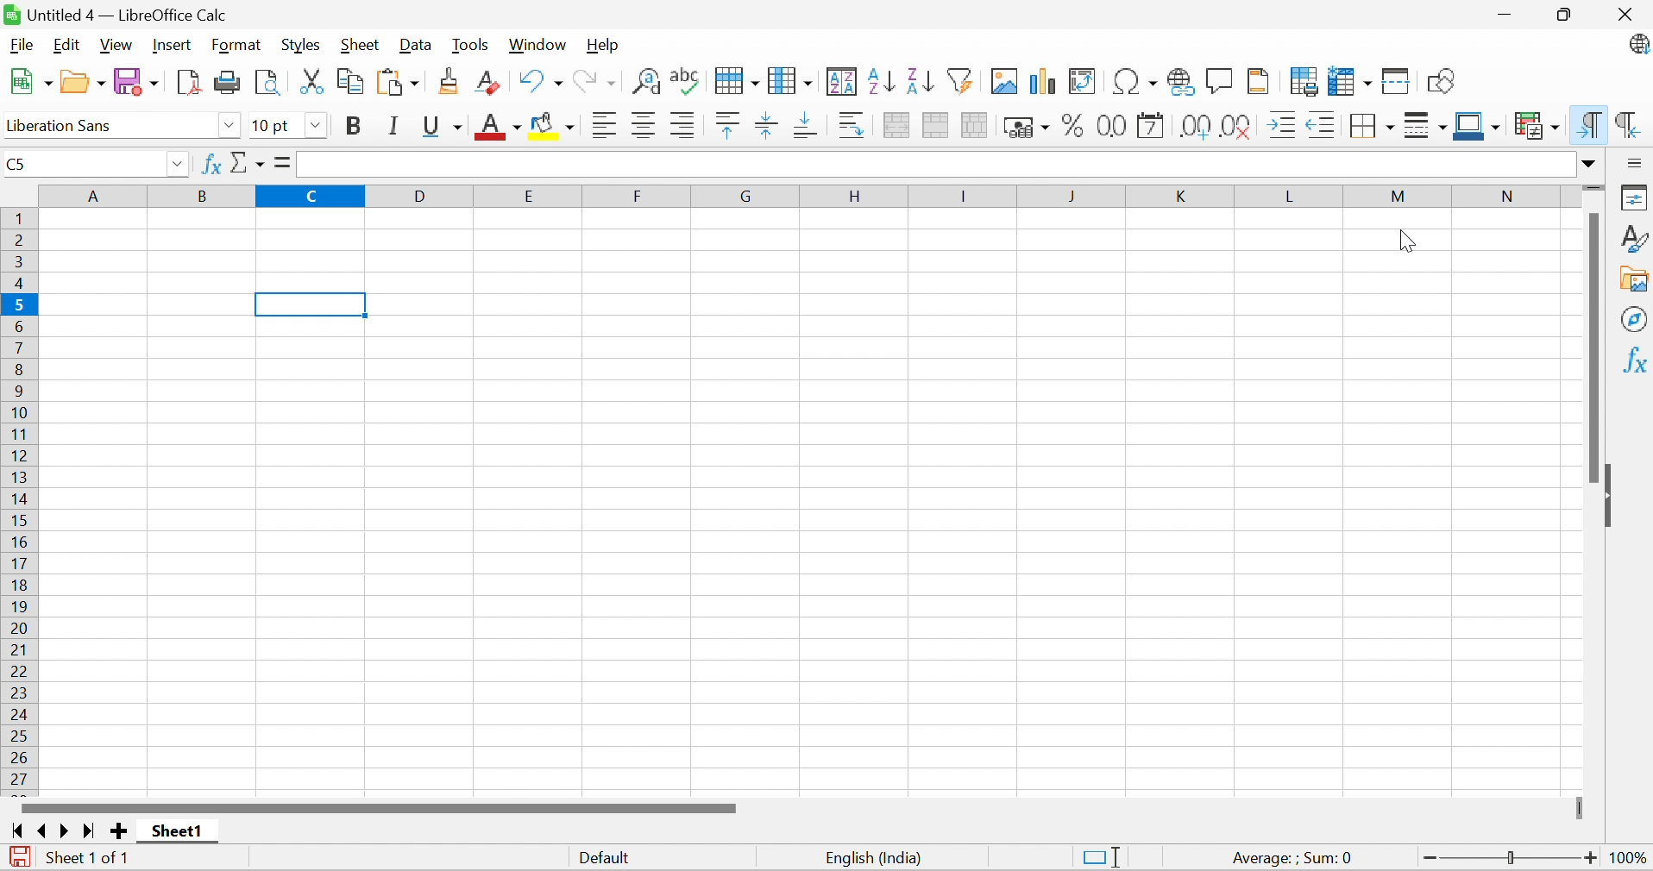  What do you see at coordinates (608, 860) in the screenshot?
I see `Default` at bounding box center [608, 860].